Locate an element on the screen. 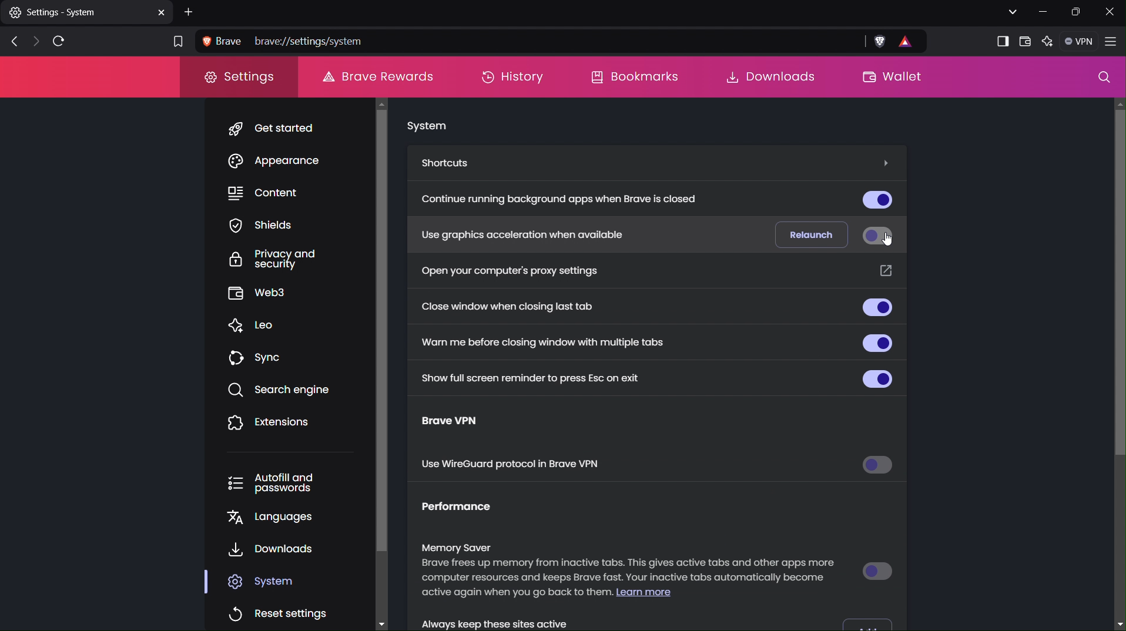  Button is located at coordinates (880, 342).